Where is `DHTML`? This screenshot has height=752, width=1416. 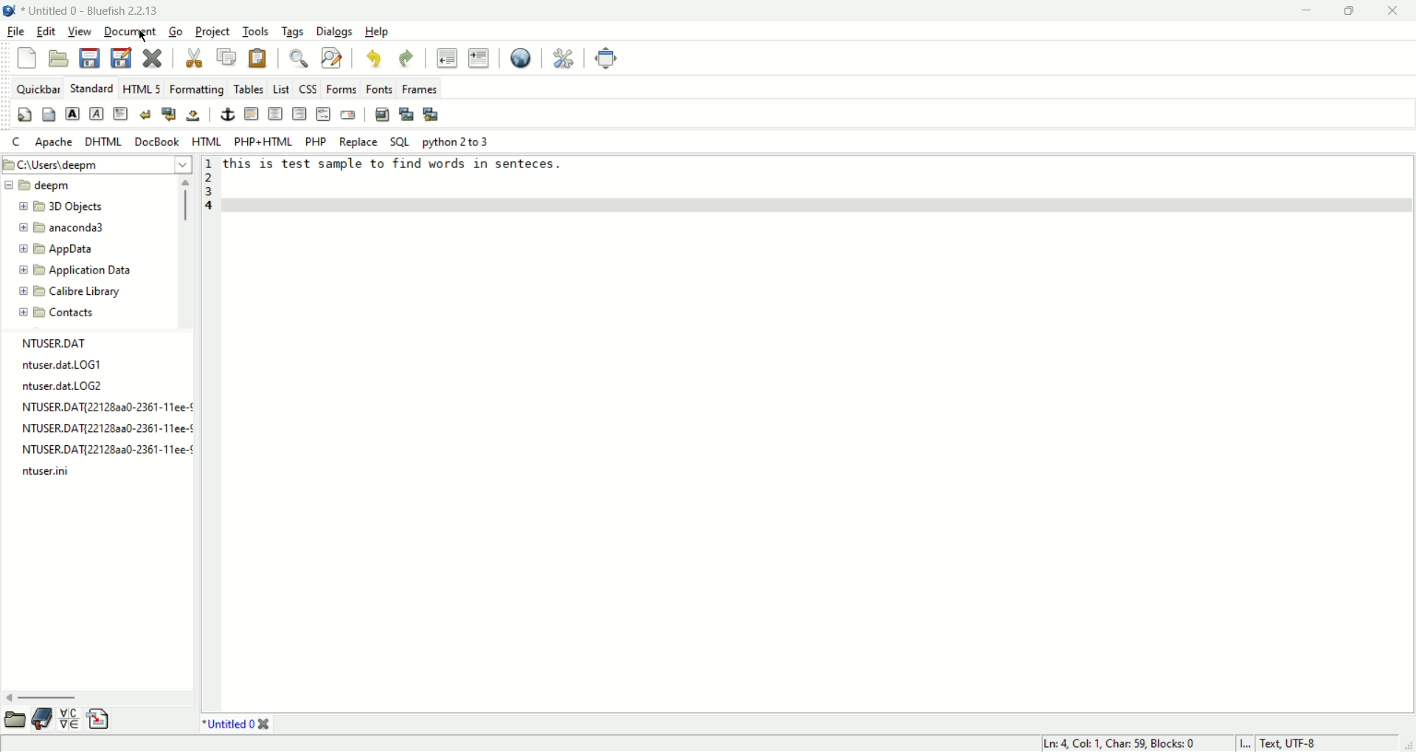
DHTML is located at coordinates (105, 142).